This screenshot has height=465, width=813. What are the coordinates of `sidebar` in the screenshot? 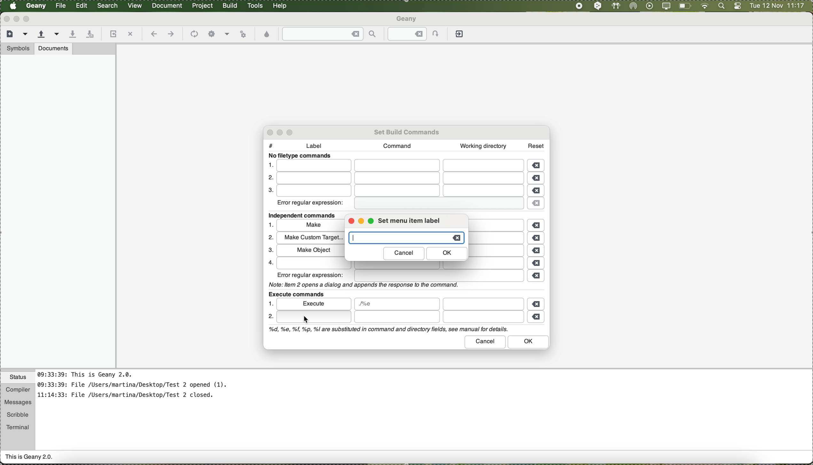 It's located at (58, 211).